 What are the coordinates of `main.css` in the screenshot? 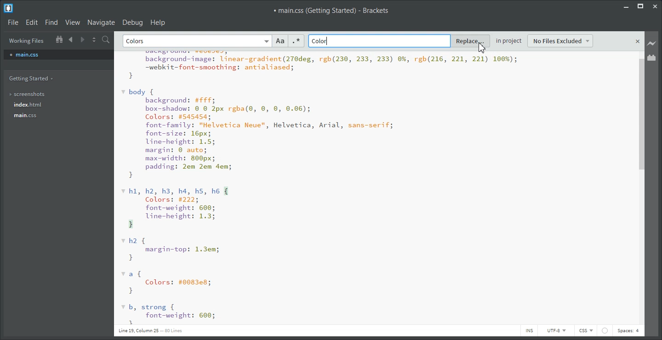 It's located at (58, 54).